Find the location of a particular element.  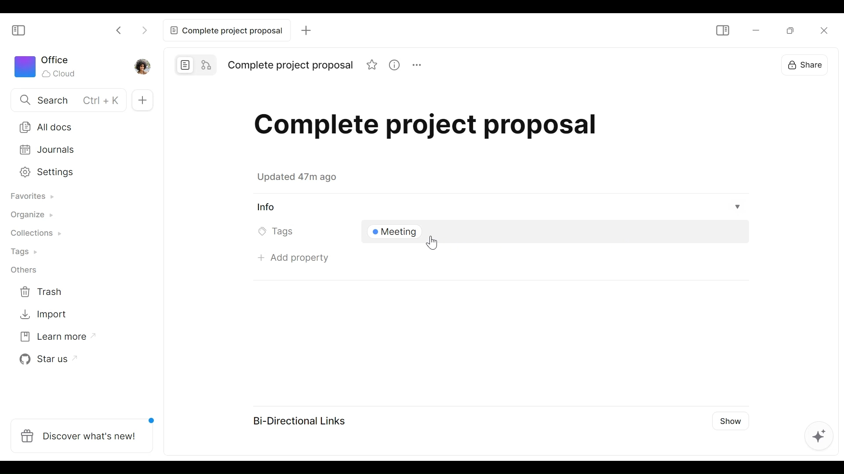

Learn more is located at coordinates (54, 339).